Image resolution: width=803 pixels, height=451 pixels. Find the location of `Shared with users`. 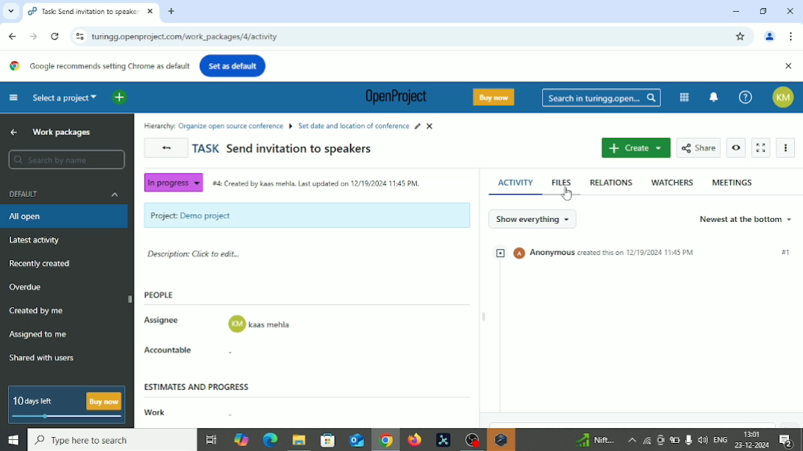

Shared with users is located at coordinates (43, 359).